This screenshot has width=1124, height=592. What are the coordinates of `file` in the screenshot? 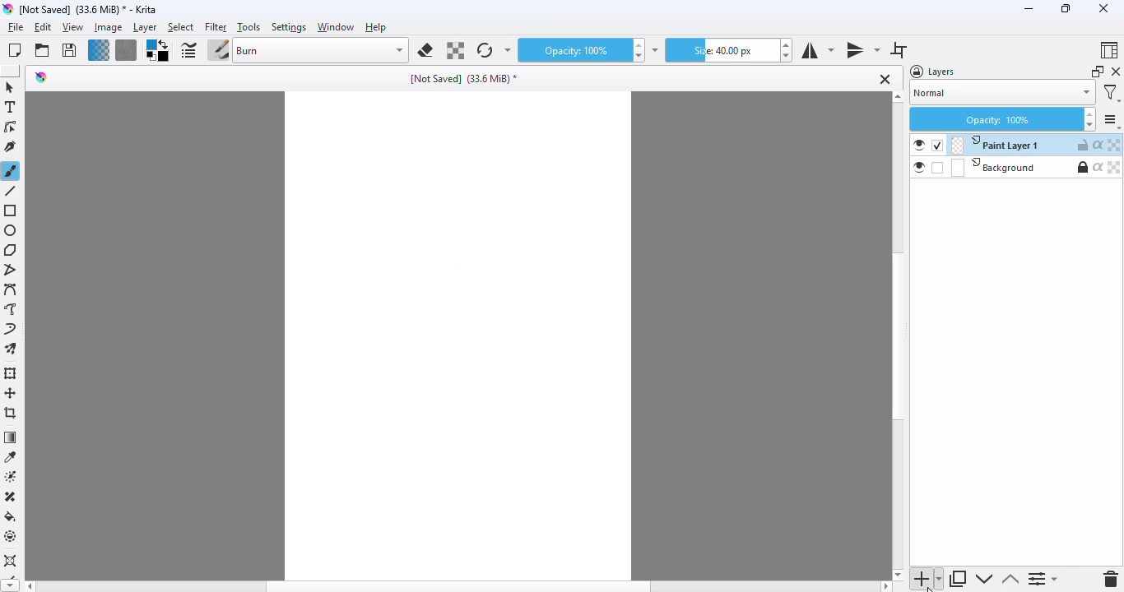 It's located at (16, 27).